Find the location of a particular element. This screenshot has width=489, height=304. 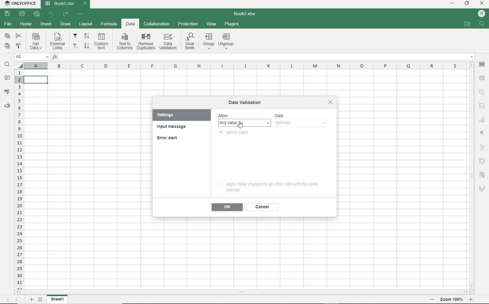

FEEDBACK & SUPPORT is located at coordinates (7, 106).